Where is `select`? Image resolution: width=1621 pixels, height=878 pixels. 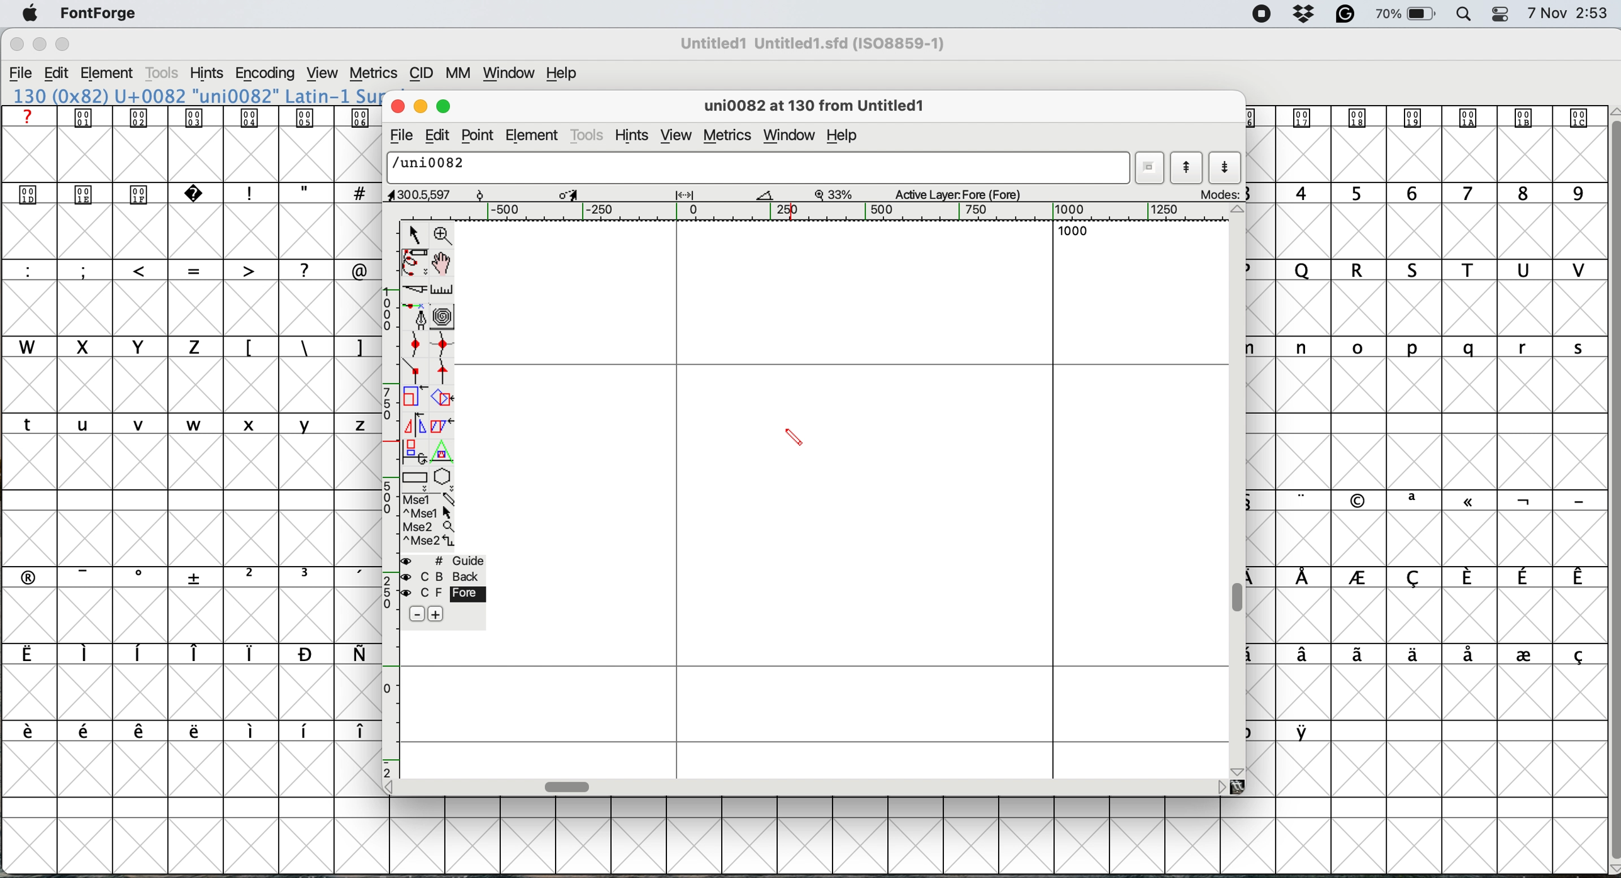 select is located at coordinates (415, 233).